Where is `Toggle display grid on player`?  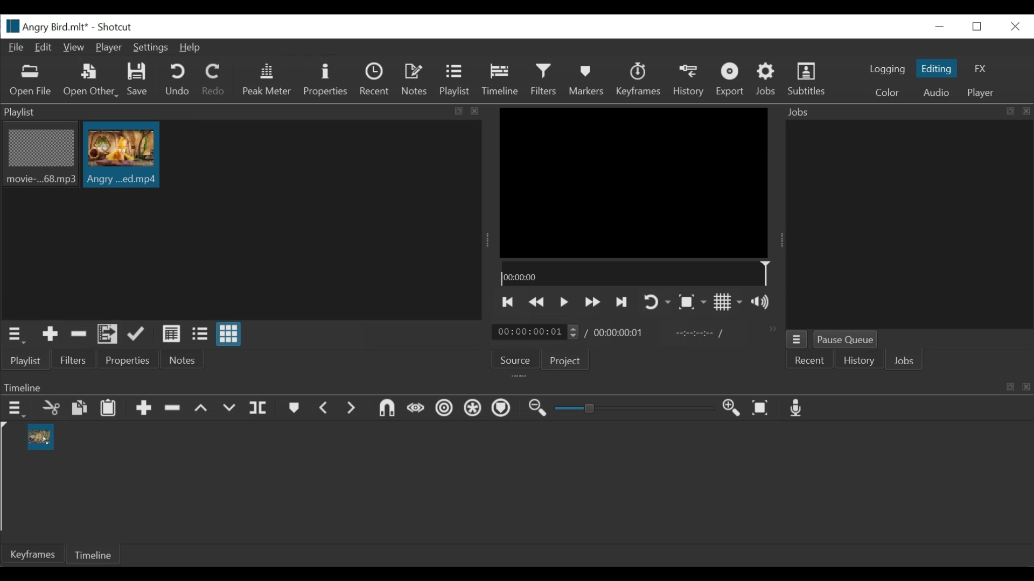 Toggle display grid on player is located at coordinates (729, 303).